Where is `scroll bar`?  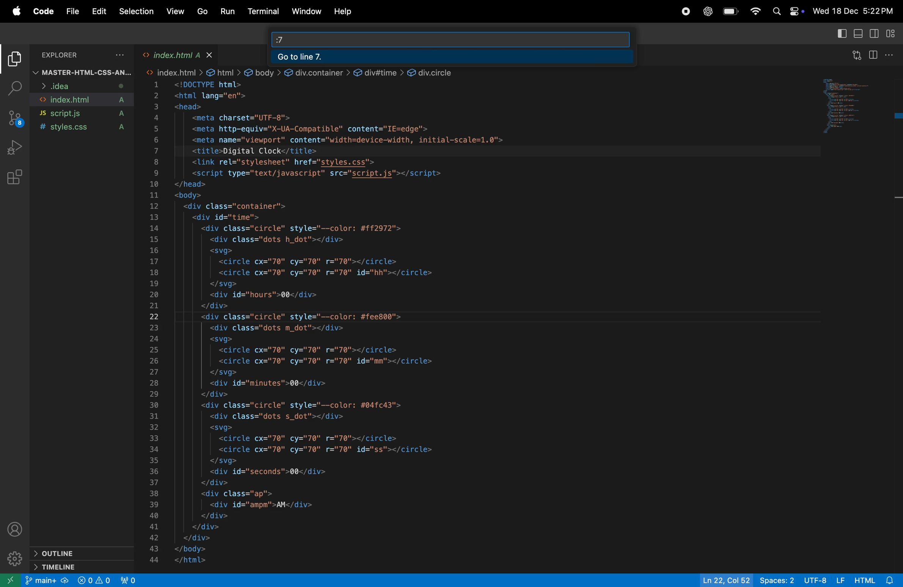 scroll bar is located at coordinates (897, 170).